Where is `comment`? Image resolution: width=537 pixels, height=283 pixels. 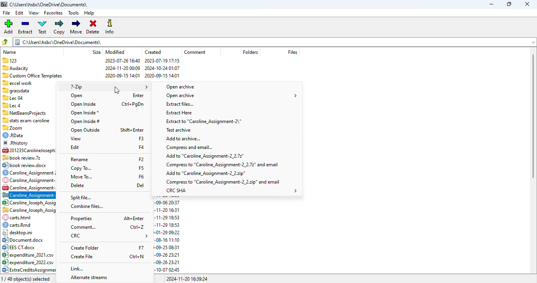 comment is located at coordinates (195, 52).